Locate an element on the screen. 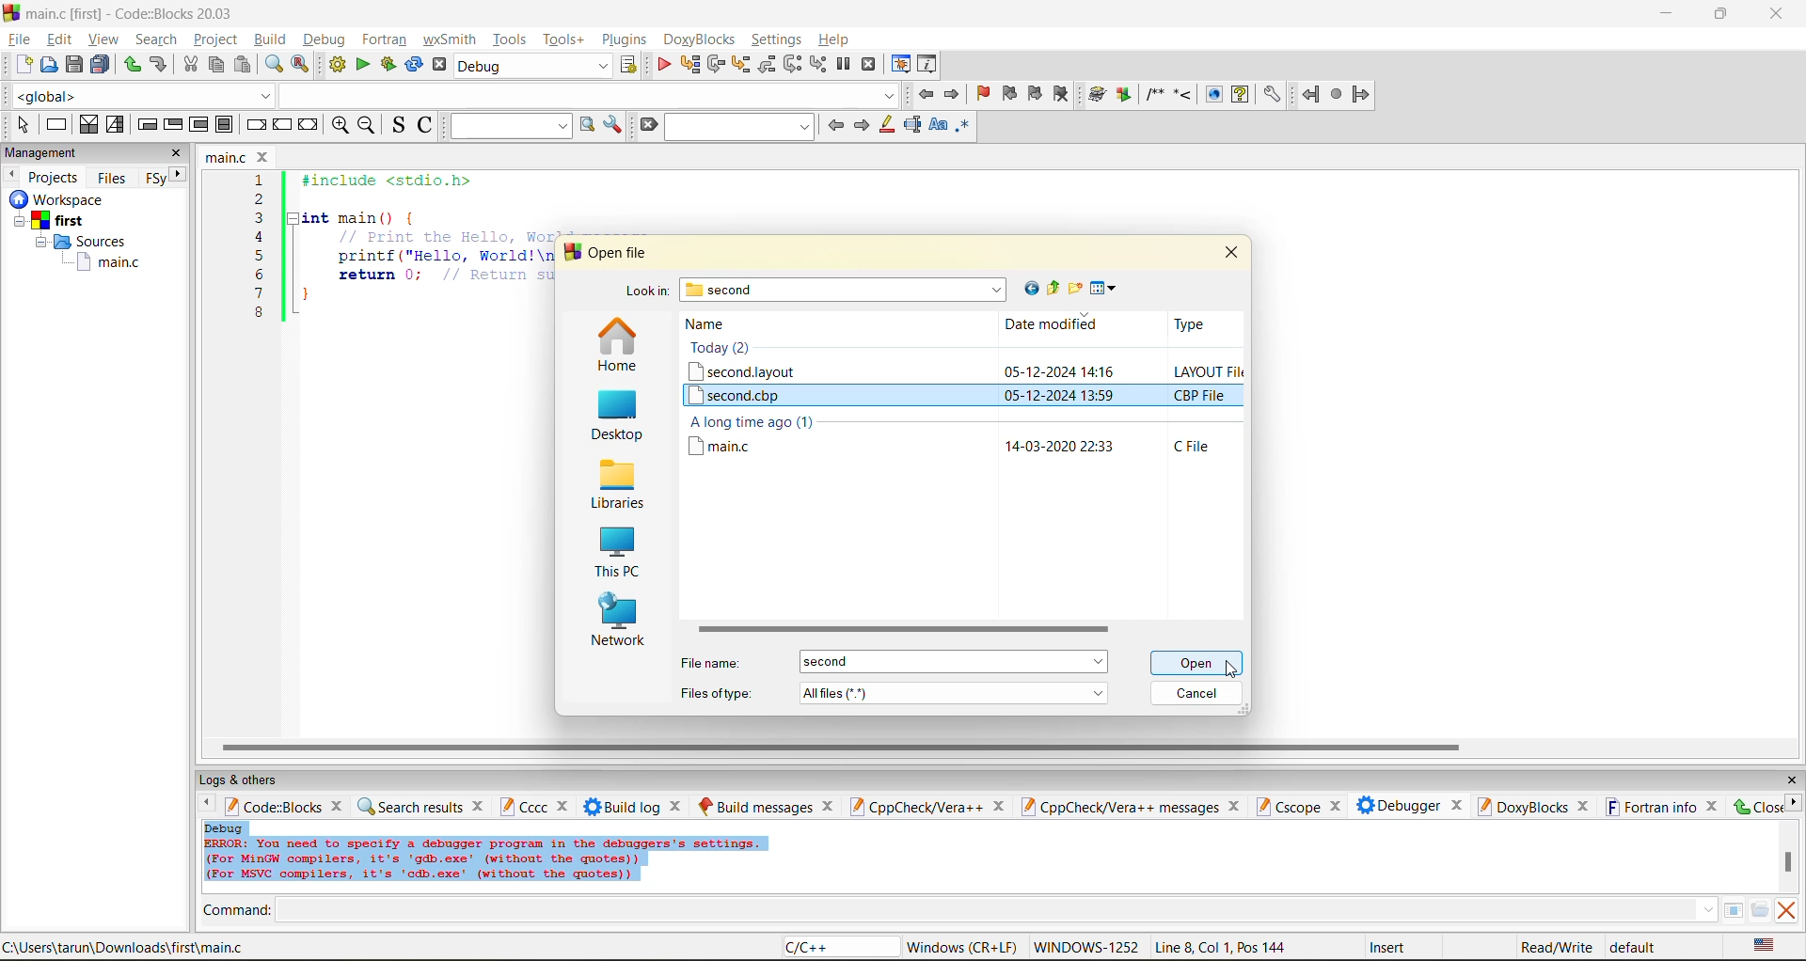 The image size is (1806, 961). projects is located at coordinates (55, 177).